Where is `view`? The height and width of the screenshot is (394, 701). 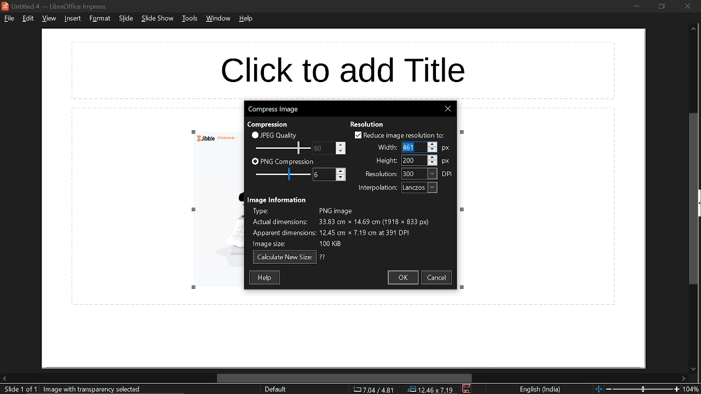 view is located at coordinates (48, 19).